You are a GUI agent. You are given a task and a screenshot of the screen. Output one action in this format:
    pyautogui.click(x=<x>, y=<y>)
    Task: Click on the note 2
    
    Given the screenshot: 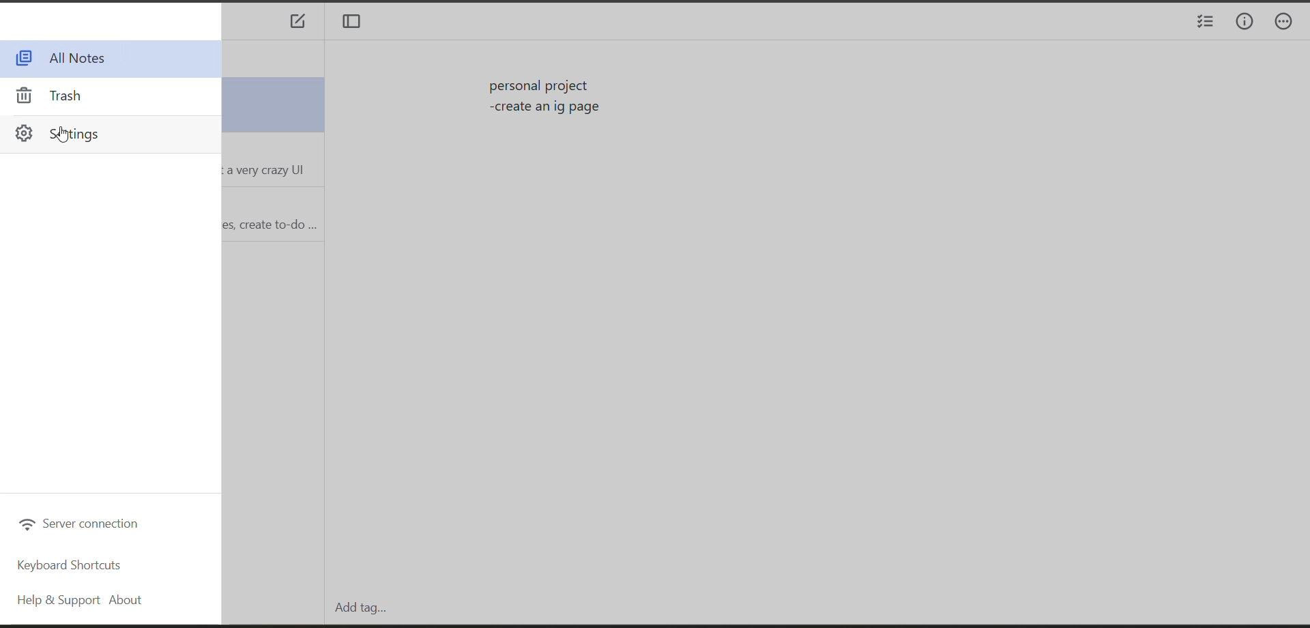 What is the action you would take?
    pyautogui.click(x=270, y=160)
    